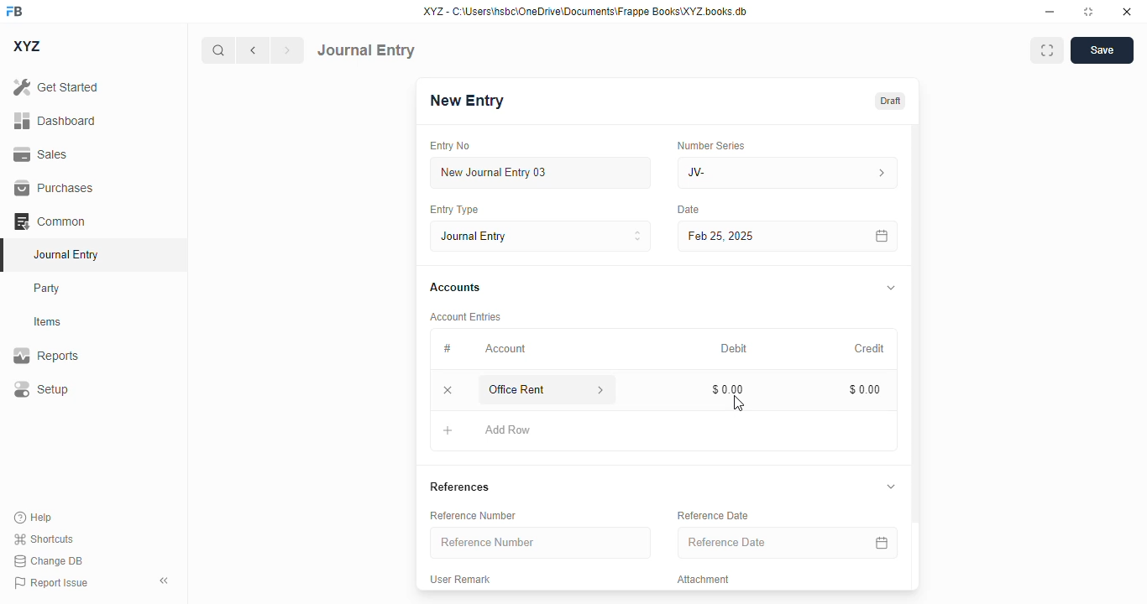 This screenshot has width=1147, height=604. Describe the element at coordinates (50, 221) in the screenshot. I see `common` at that location.